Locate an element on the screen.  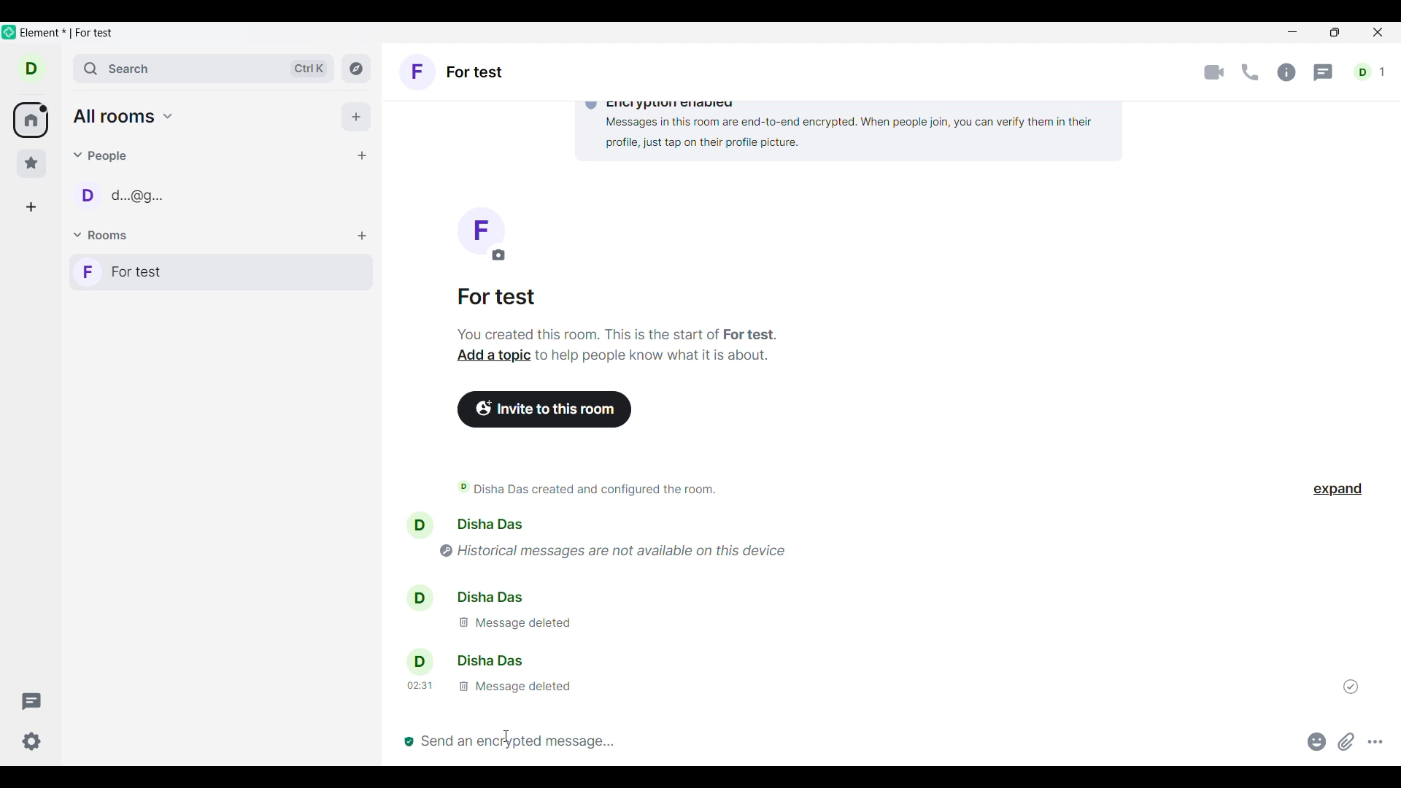
Software logo is located at coordinates (9, 31).